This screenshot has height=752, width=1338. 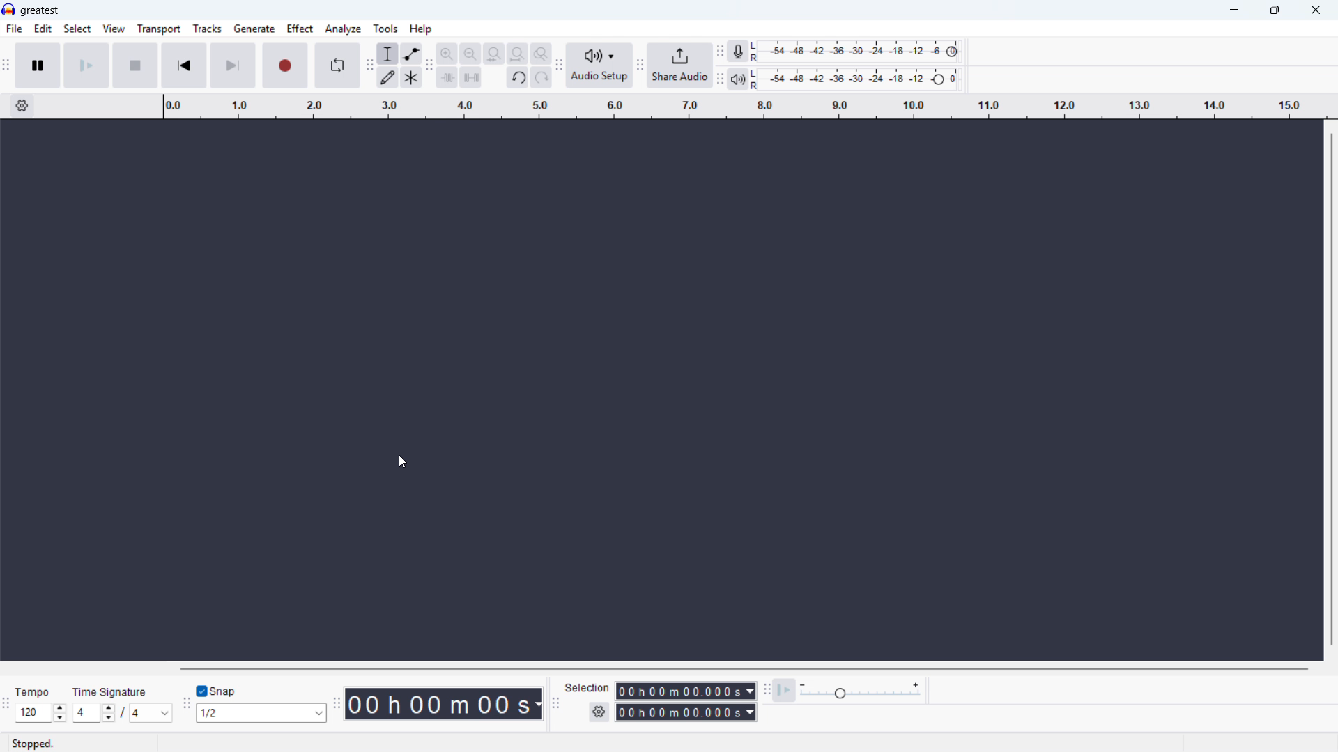 What do you see at coordinates (518, 54) in the screenshot?
I see `Fit project to width ` at bounding box center [518, 54].